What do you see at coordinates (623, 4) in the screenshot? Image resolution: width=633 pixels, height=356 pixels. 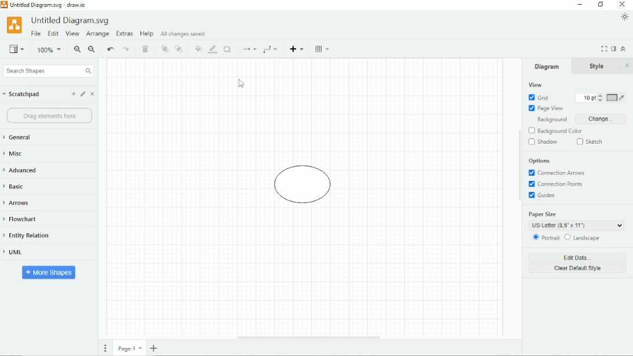 I see `Close` at bounding box center [623, 4].